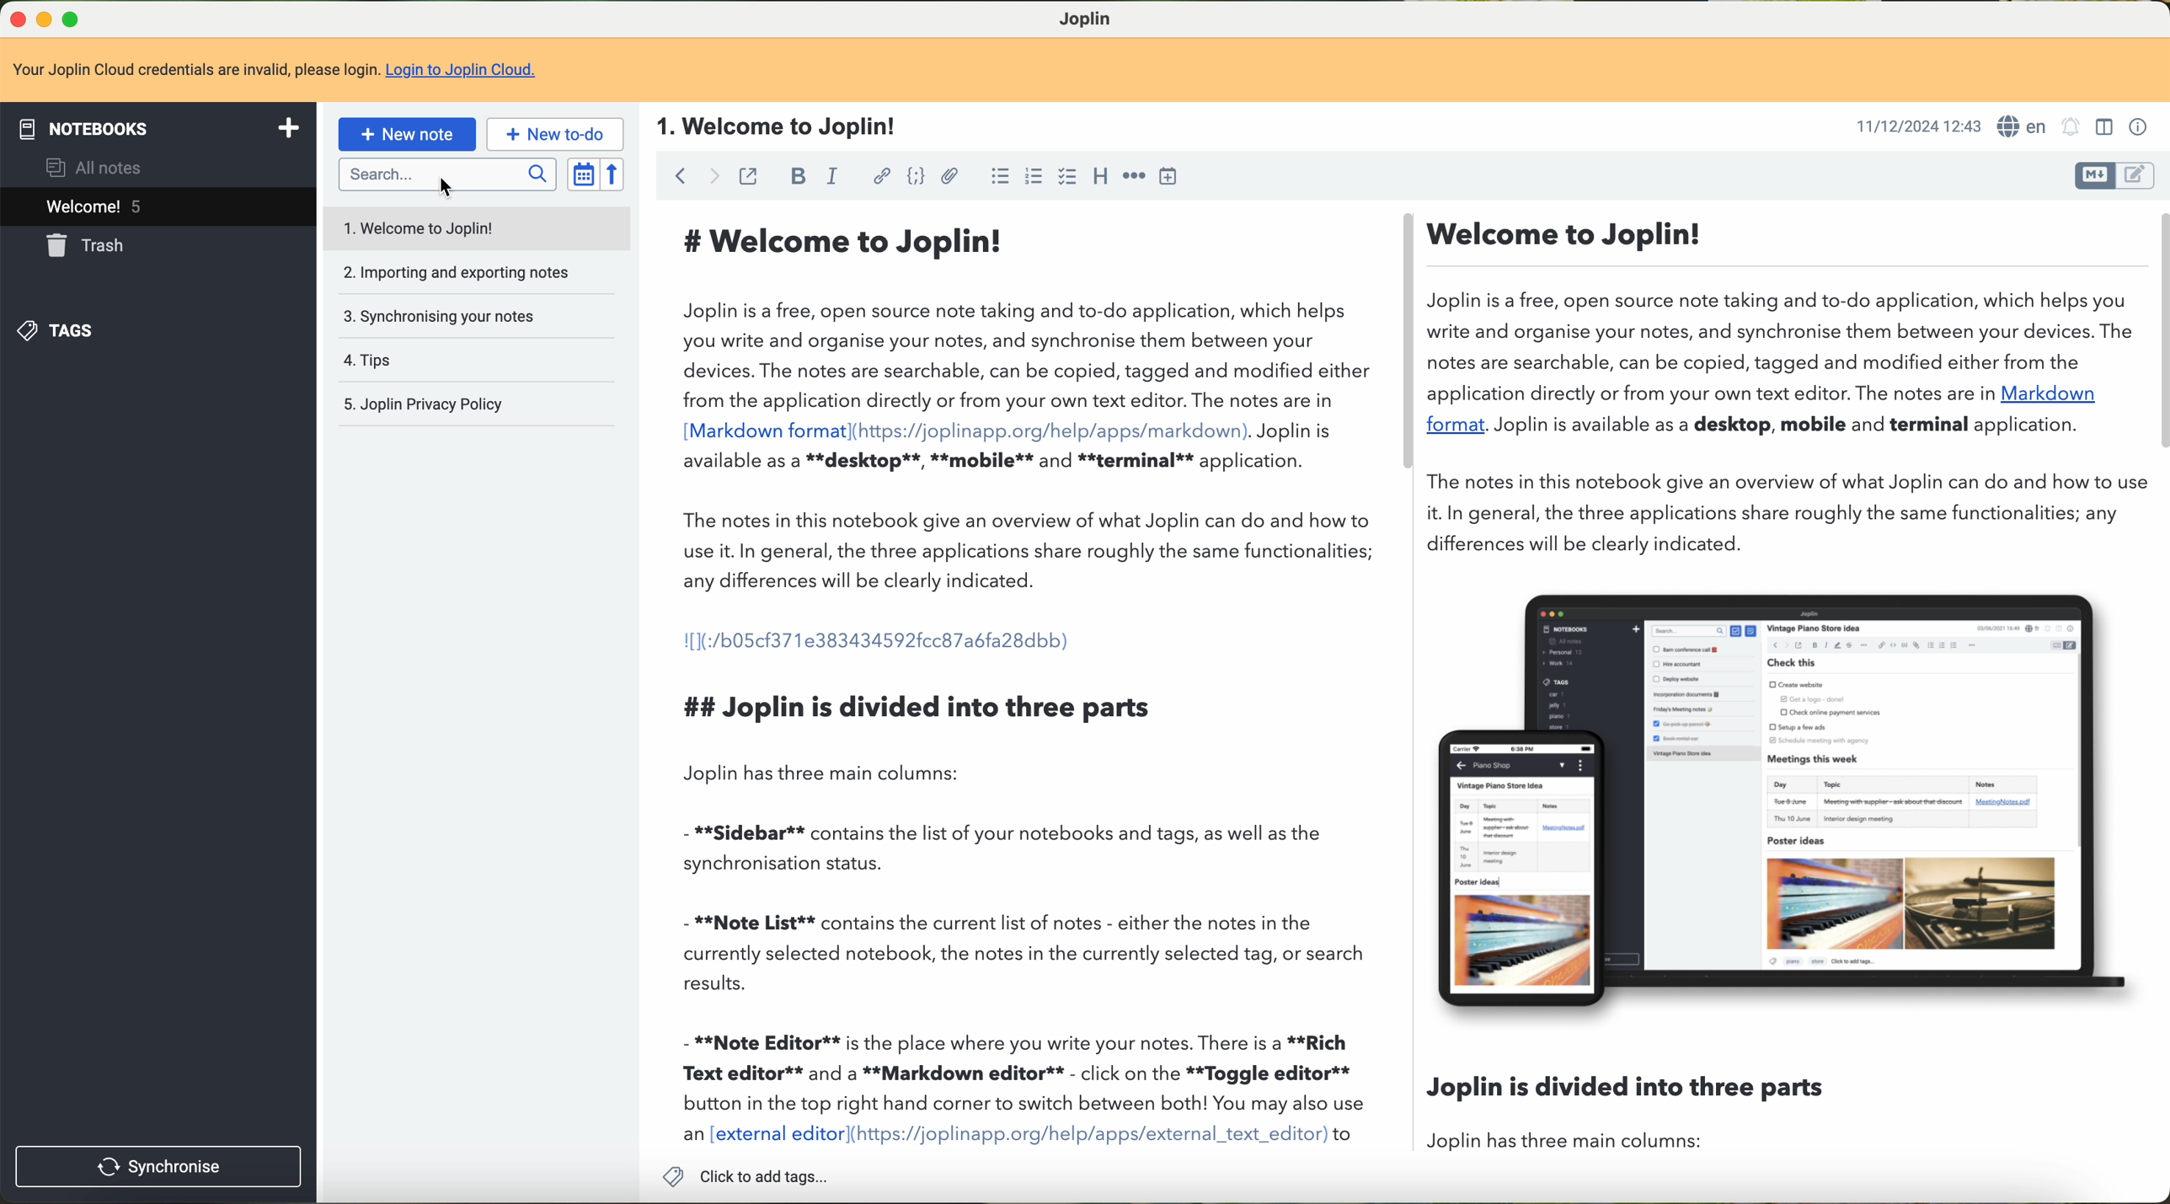 The height and width of the screenshot is (1204, 2170). What do you see at coordinates (158, 206) in the screenshot?
I see `welcome 5` at bounding box center [158, 206].